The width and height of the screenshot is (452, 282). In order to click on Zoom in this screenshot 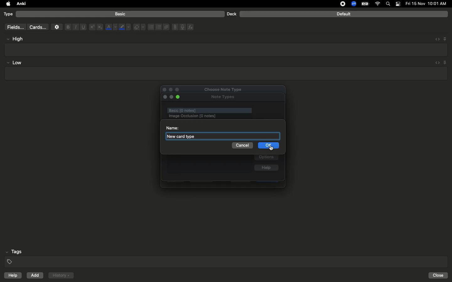, I will do `click(353, 4)`.